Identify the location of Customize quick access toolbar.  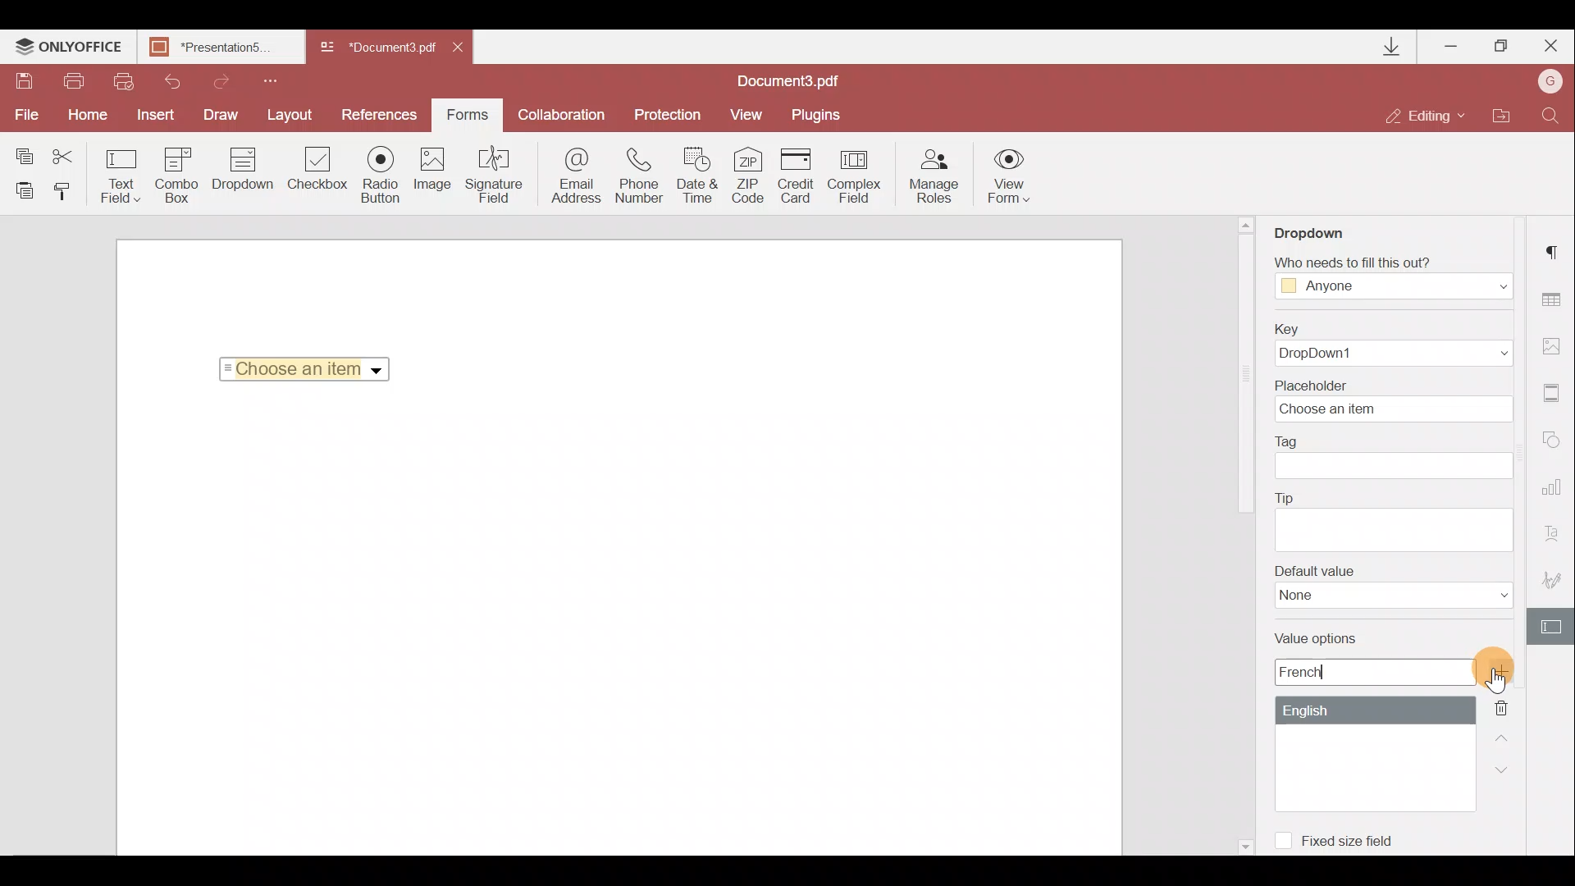
(264, 79).